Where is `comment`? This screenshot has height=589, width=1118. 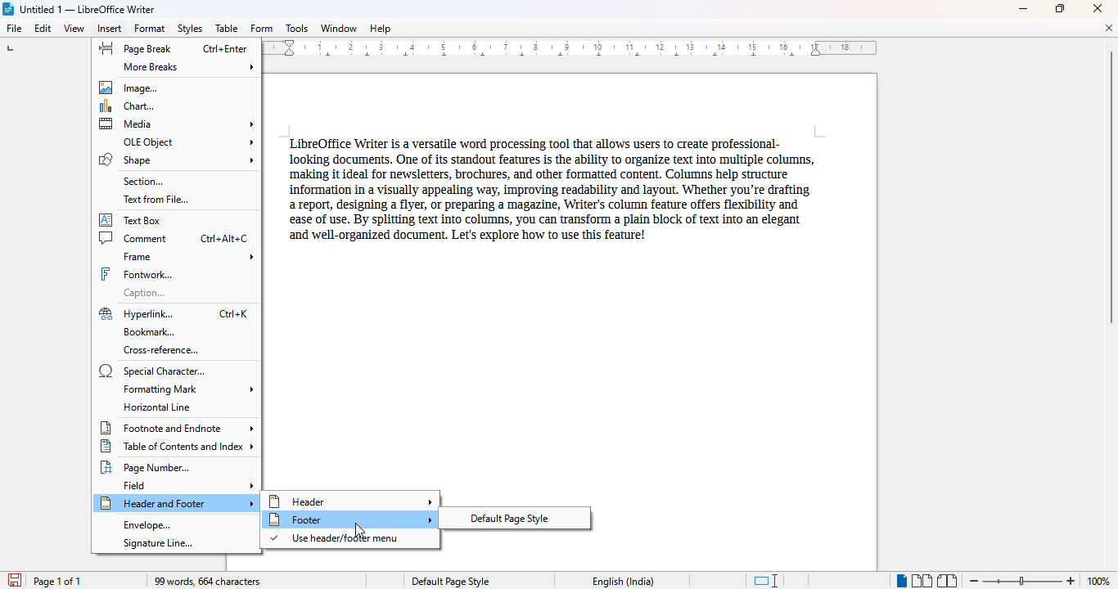
comment is located at coordinates (174, 237).